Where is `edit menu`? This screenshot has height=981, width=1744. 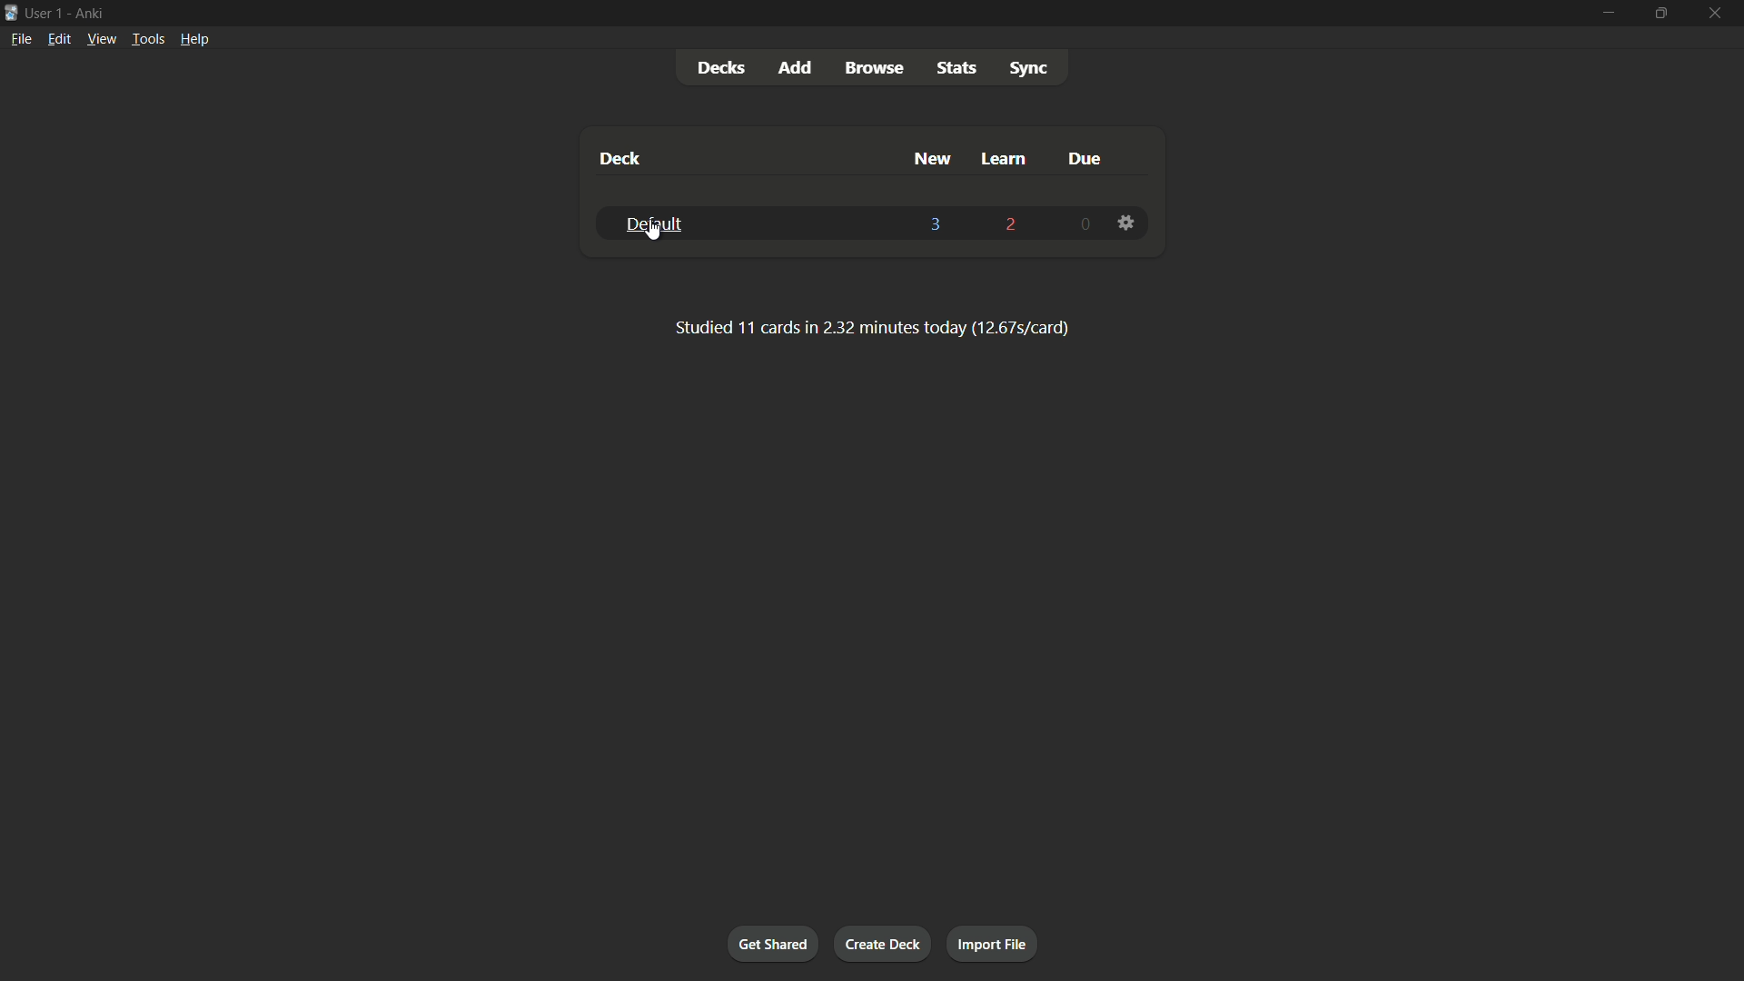 edit menu is located at coordinates (59, 39).